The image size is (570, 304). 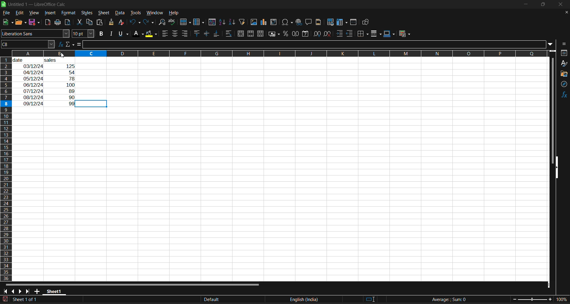 I want to click on function wizard, so click(x=60, y=44).